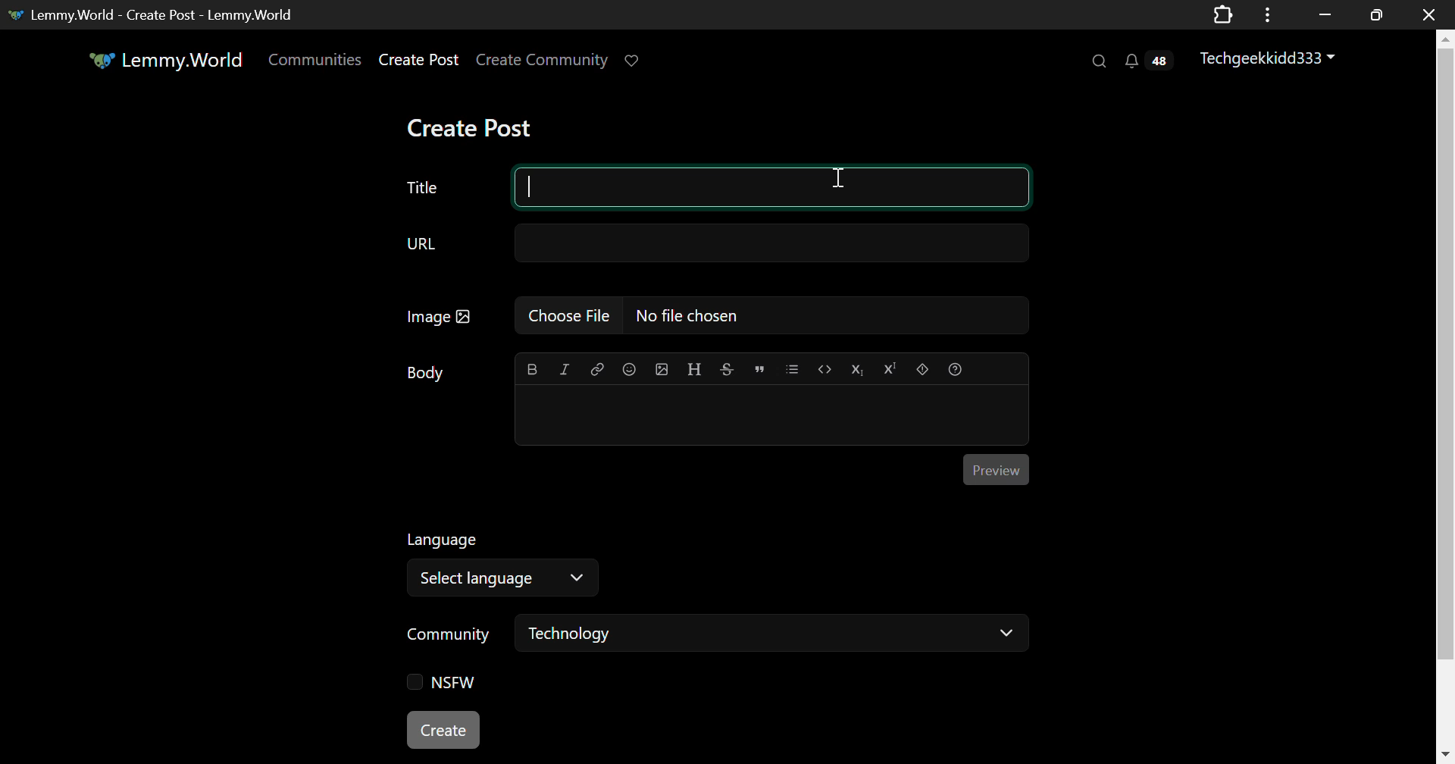 This screenshot has width=1455, height=764. Describe the element at coordinates (995, 471) in the screenshot. I see `Preview` at that location.